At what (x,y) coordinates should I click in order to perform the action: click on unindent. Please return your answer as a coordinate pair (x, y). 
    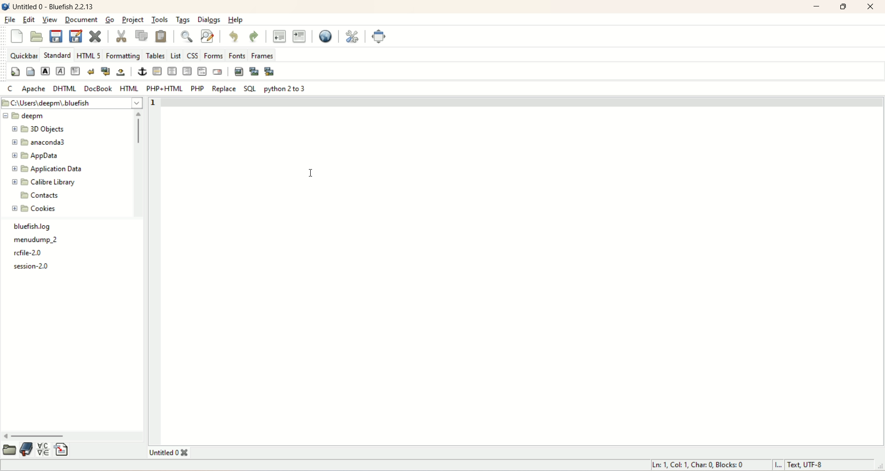
    Looking at the image, I should click on (280, 36).